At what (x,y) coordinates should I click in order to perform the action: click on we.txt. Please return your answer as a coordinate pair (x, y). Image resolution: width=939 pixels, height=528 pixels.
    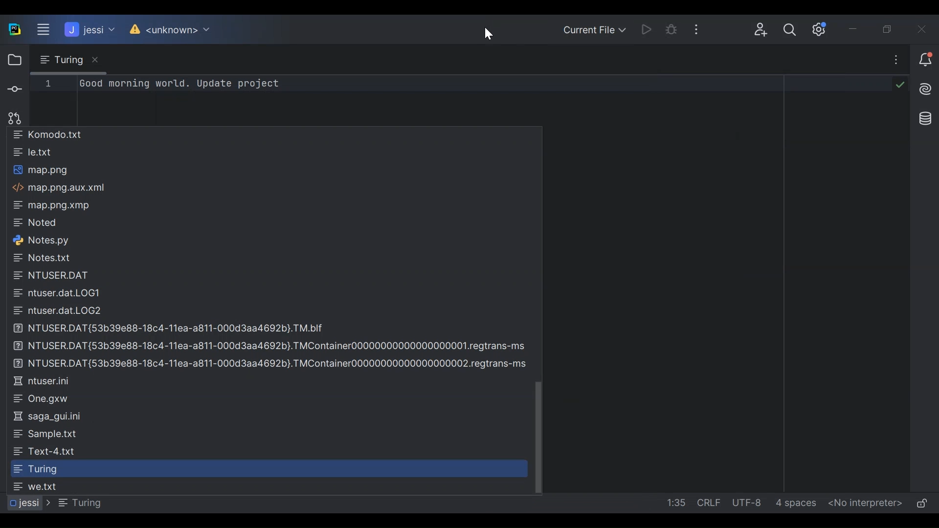
    Looking at the image, I should click on (37, 486).